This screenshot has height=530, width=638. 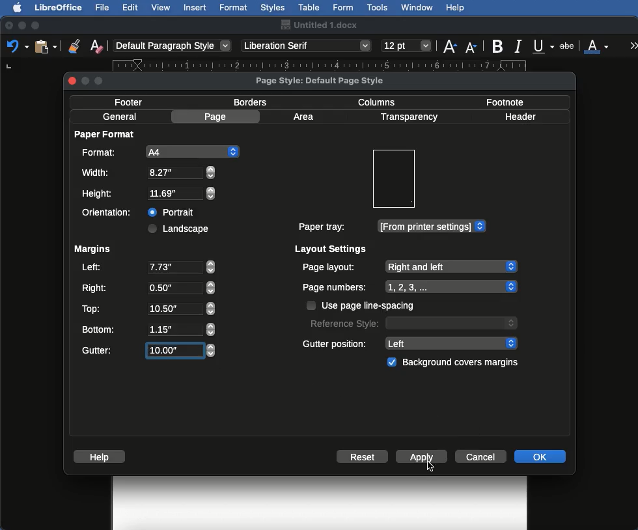 What do you see at coordinates (195, 7) in the screenshot?
I see `Insert` at bounding box center [195, 7].